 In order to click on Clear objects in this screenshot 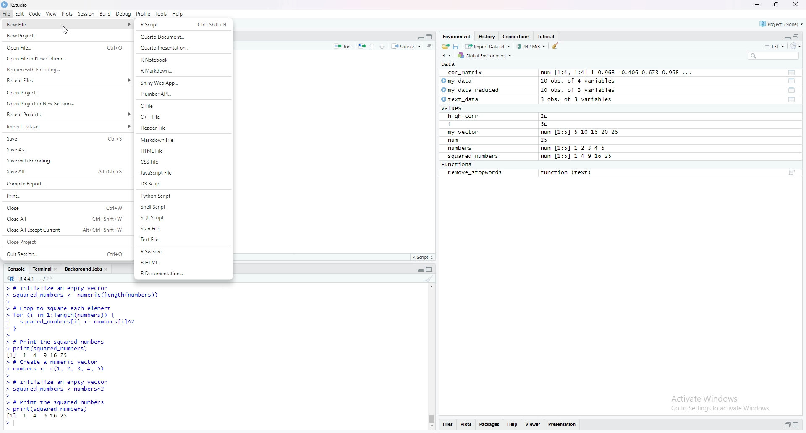, I will do `click(557, 47)`.